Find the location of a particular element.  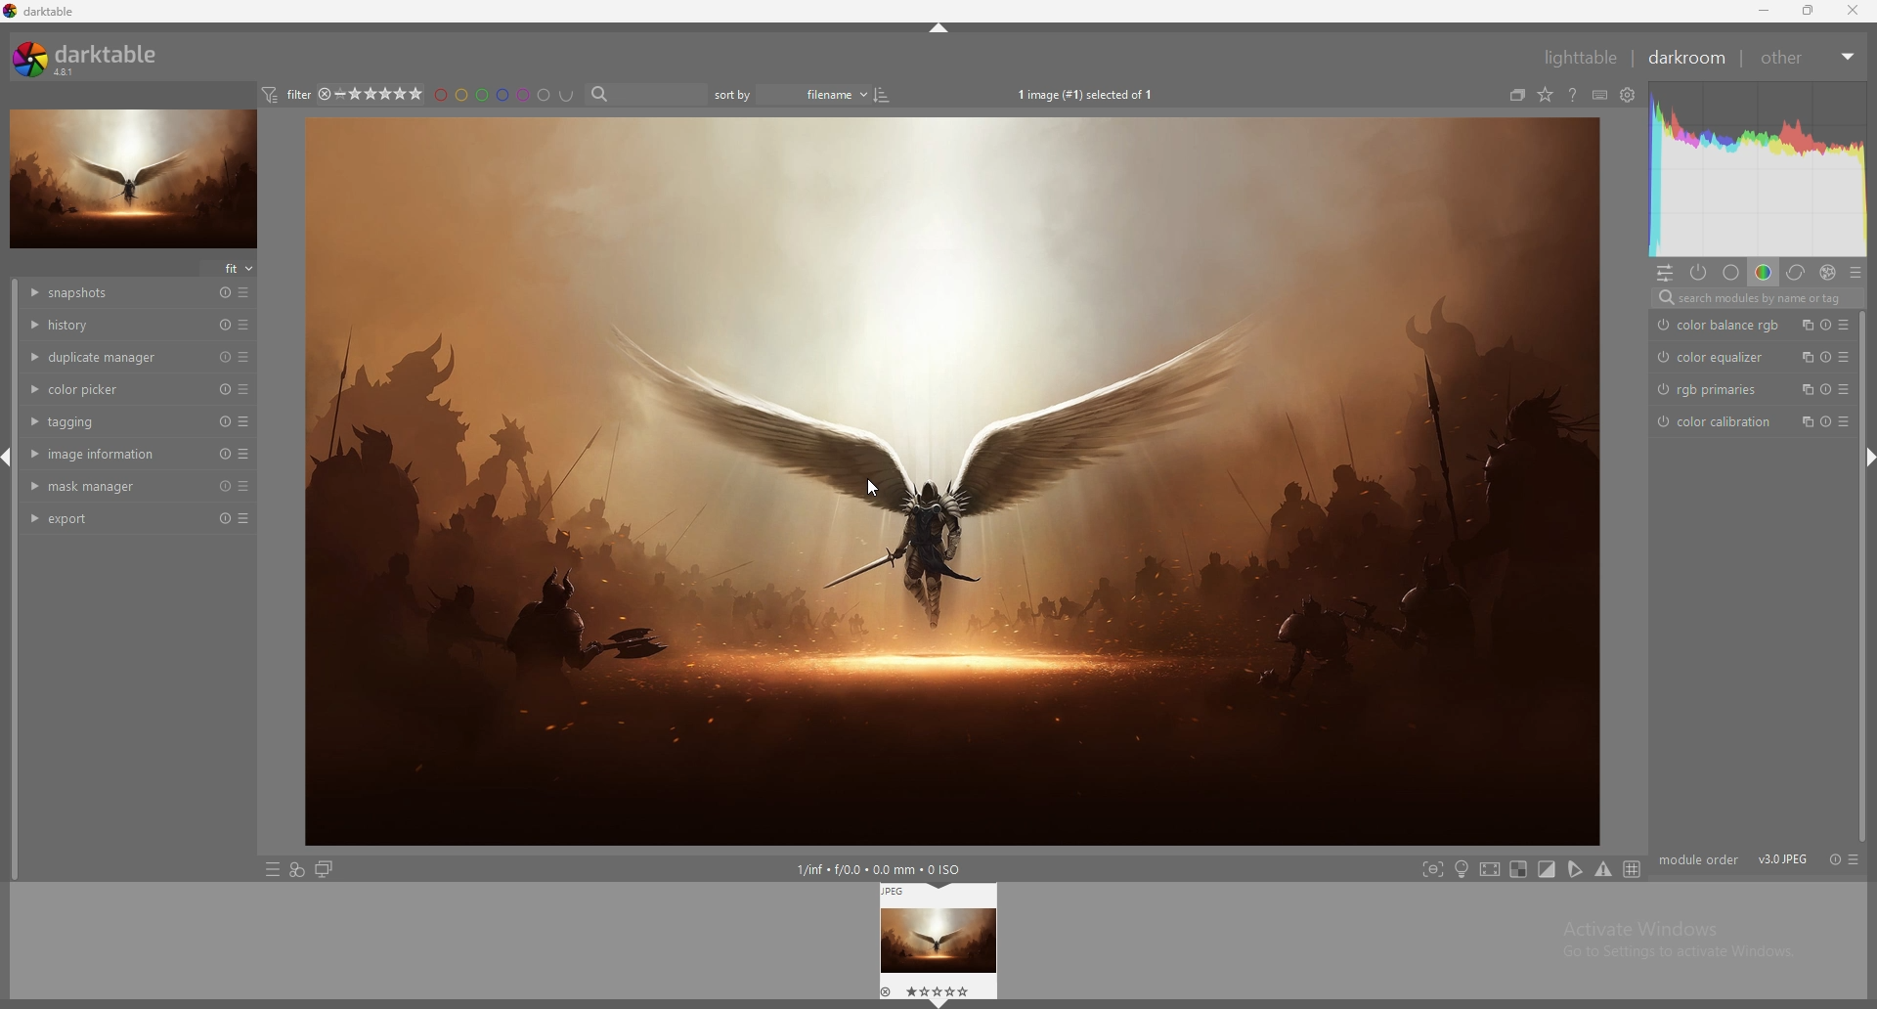

toggle iso 12646 color assessment conditions is located at coordinates (1462, 869).